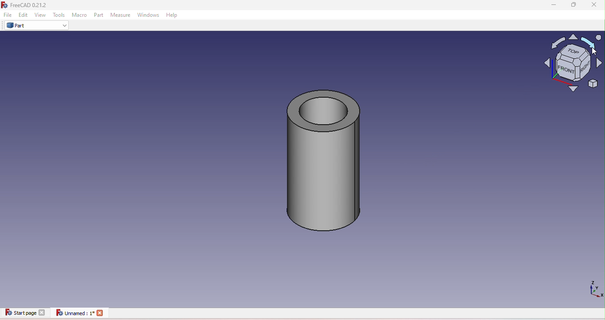  What do you see at coordinates (41, 15) in the screenshot?
I see `View` at bounding box center [41, 15].